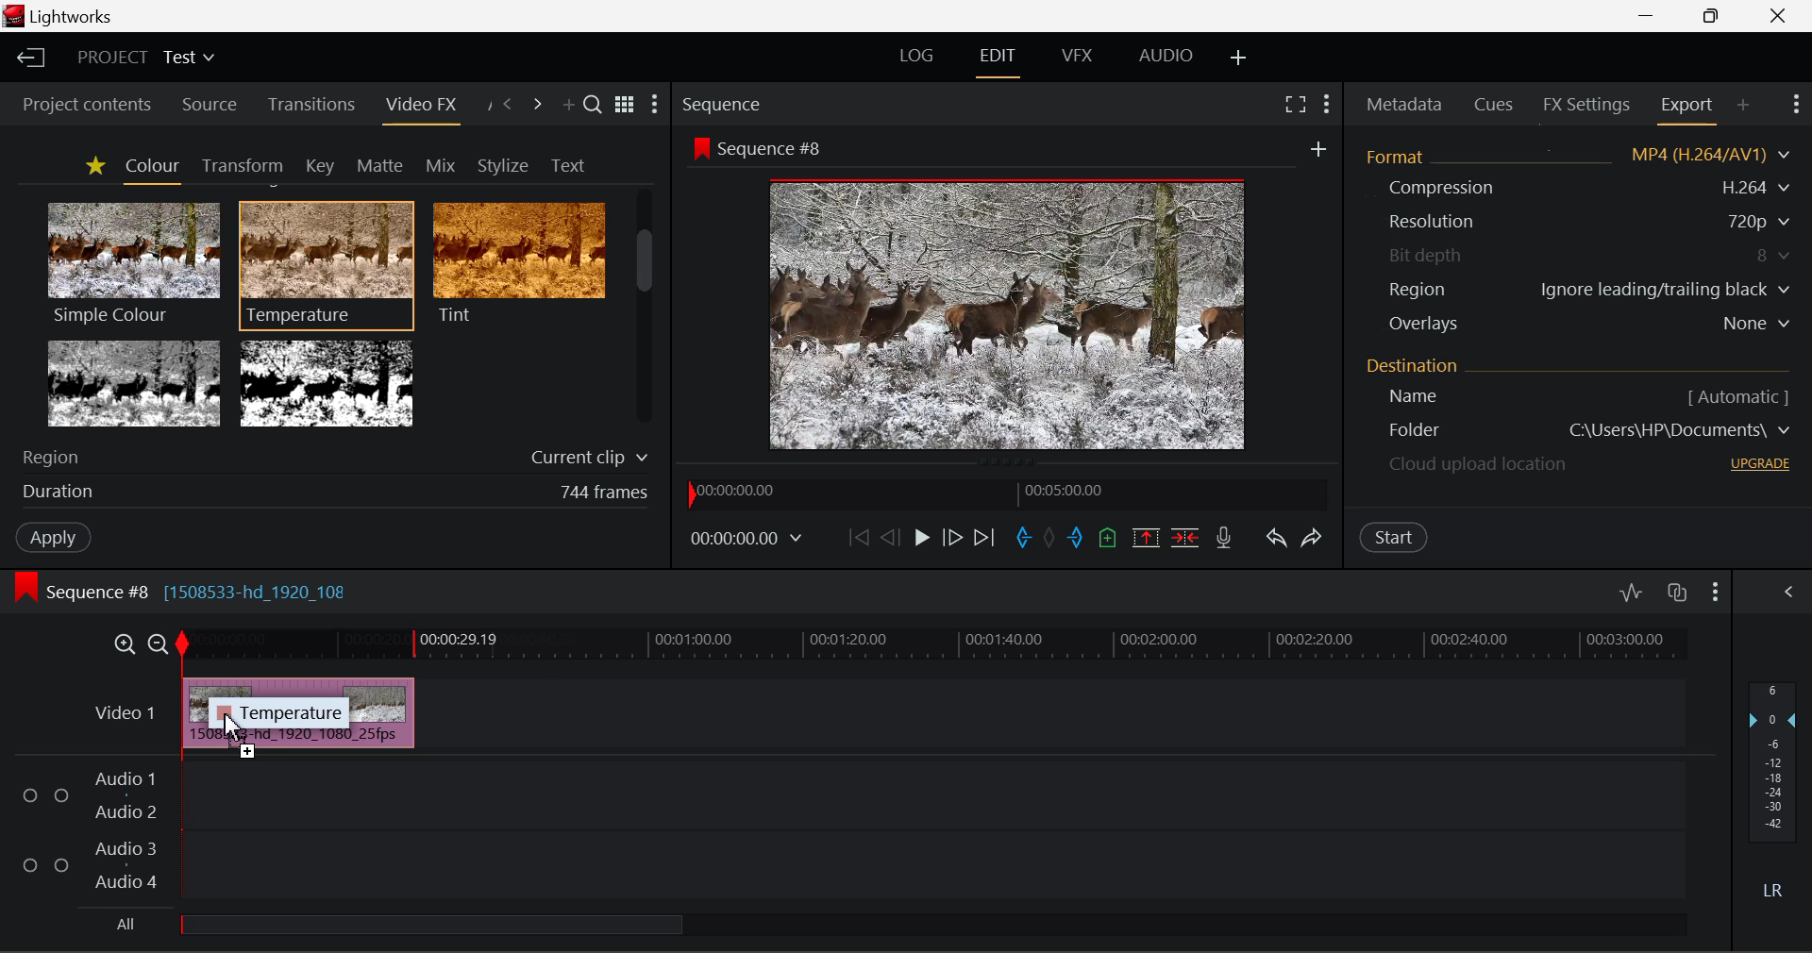 This screenshot has height=953, width=1812. Describe the element at coordinates (1717, 590) in the screenshot. I see `Show Settings` at that location.